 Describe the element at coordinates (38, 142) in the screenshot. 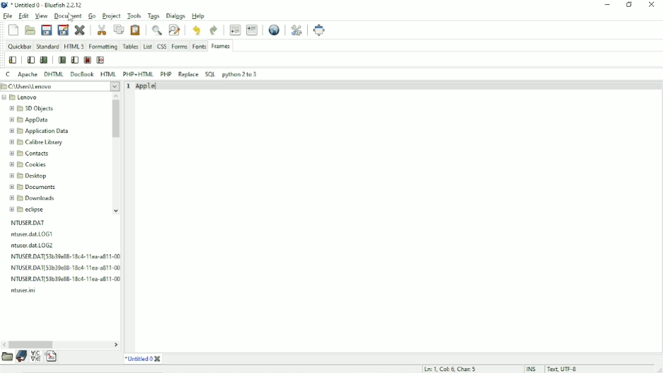

I see `Calibre library` at that location.